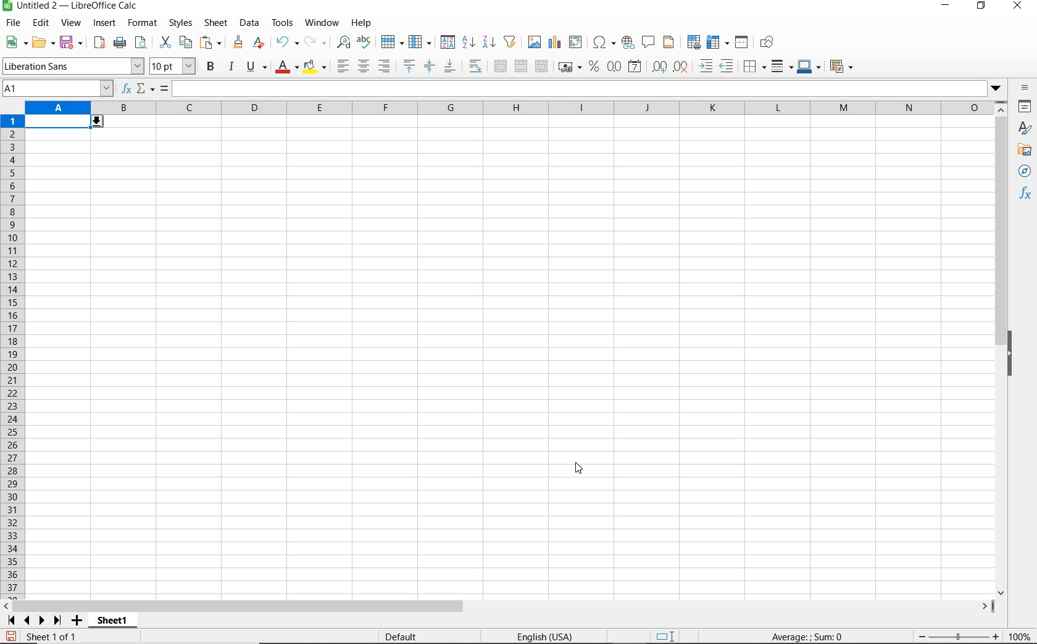  Describe the element at coordinates (614, 66) in the screenshot. I see `format as number` at that location.